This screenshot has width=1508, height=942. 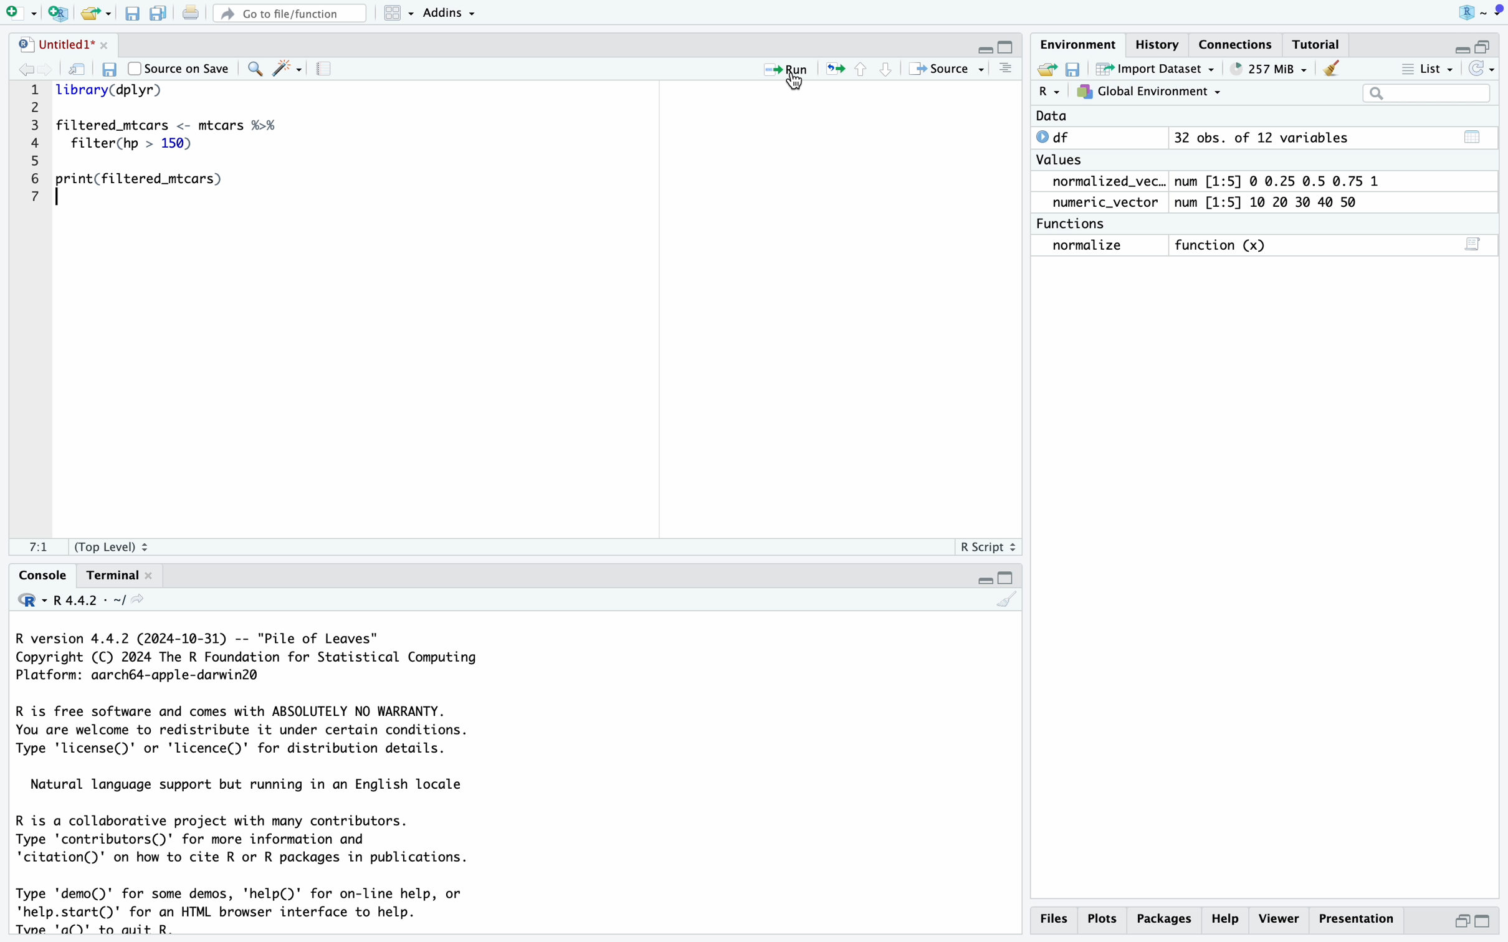 What do you see at coordinates (1163, 918) in the screenshot?
I see `Help` at bounding box center [1163, 918].